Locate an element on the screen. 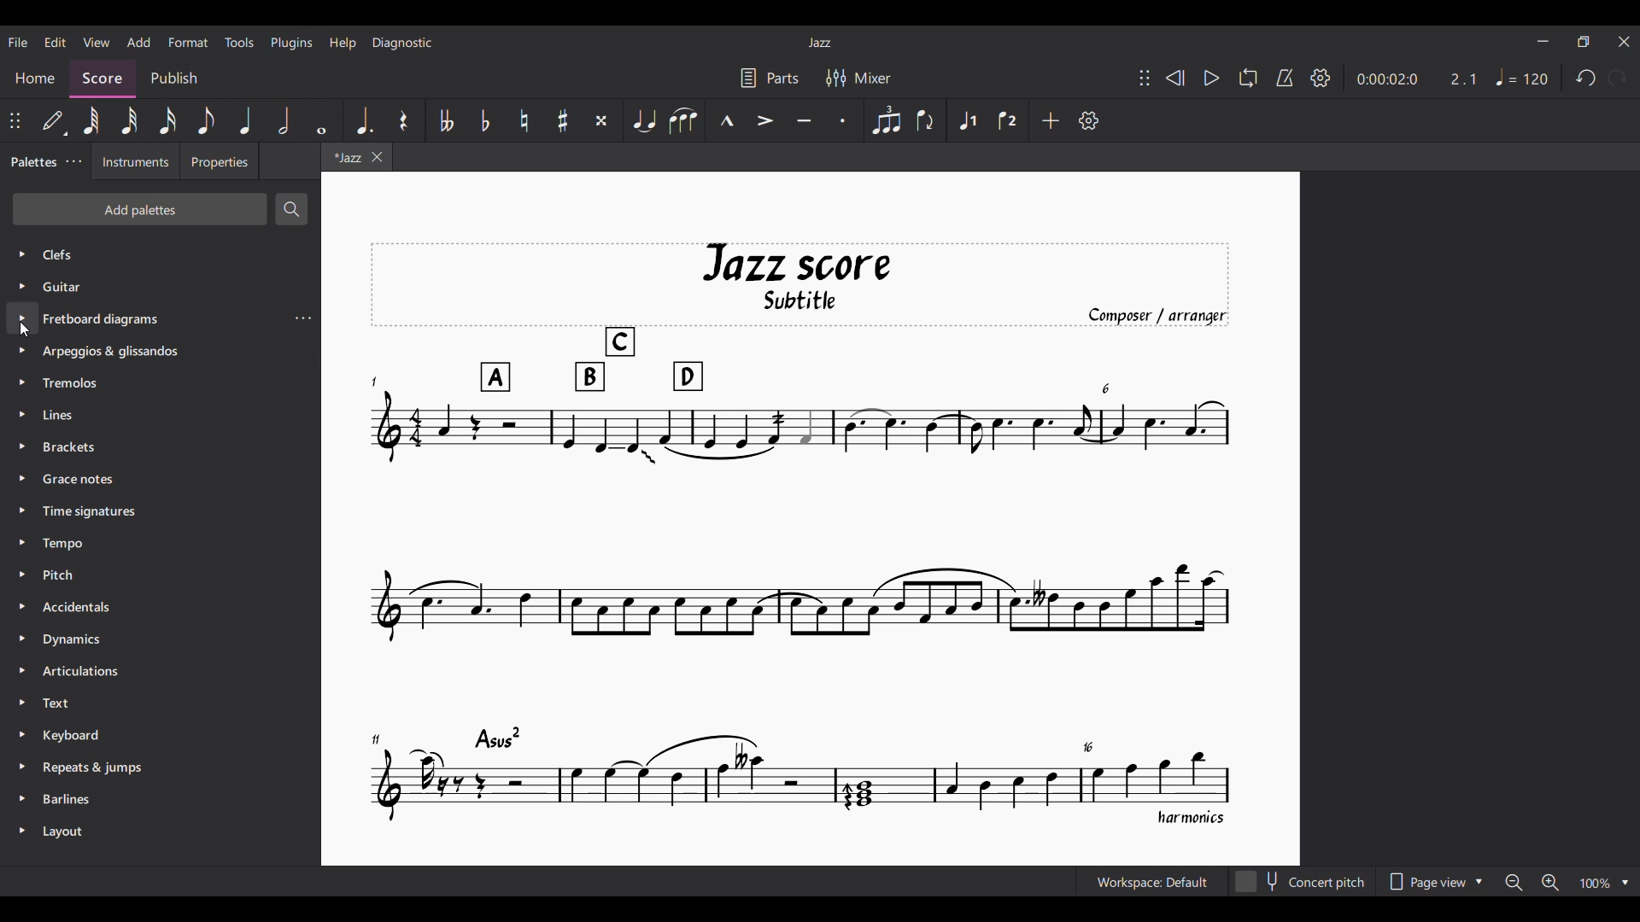 The height and width of the screenshot is (922, 1640). Whole note is located at coordinates (325, 121).